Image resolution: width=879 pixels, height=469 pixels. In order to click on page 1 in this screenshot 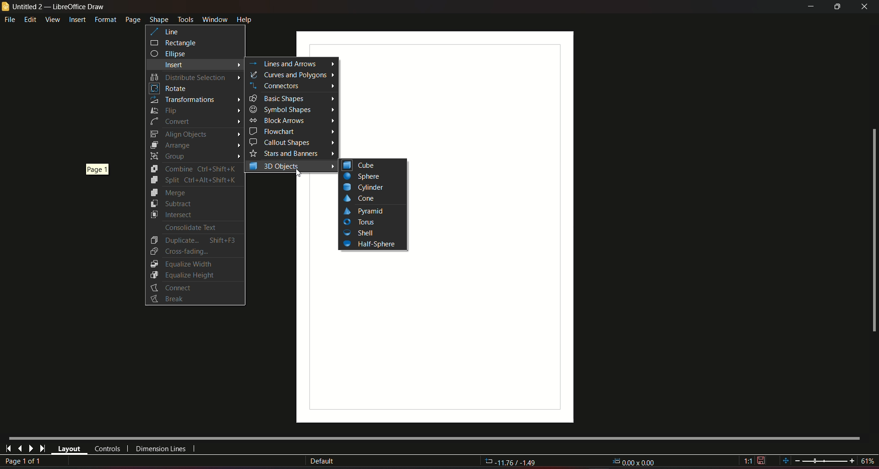, I will do `click(102, 170)`.